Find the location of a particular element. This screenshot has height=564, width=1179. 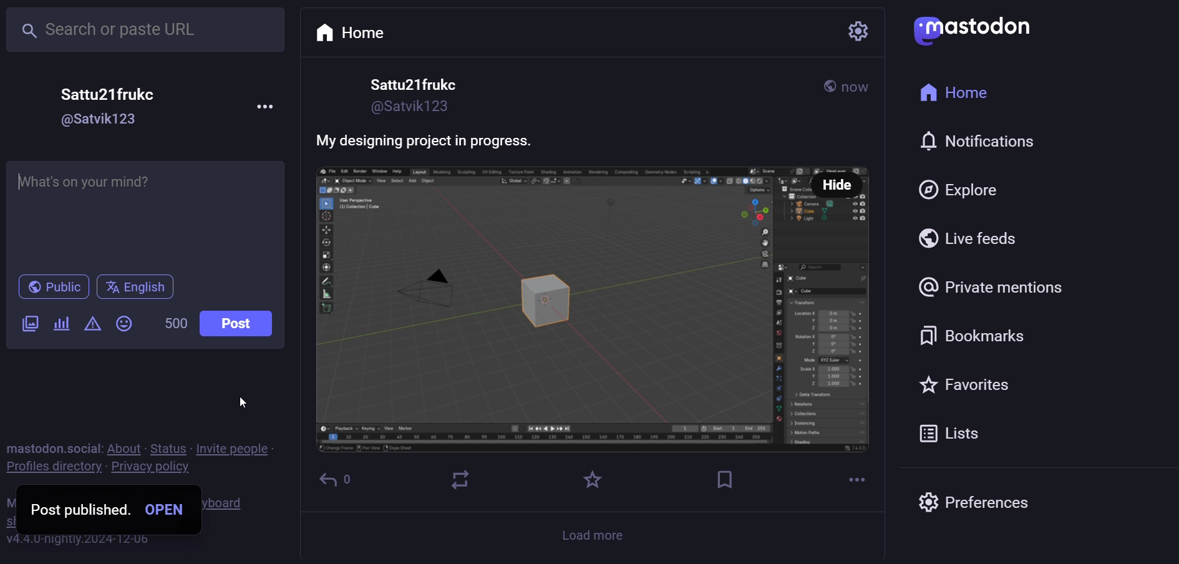

version is located at coordinates (75, 542).